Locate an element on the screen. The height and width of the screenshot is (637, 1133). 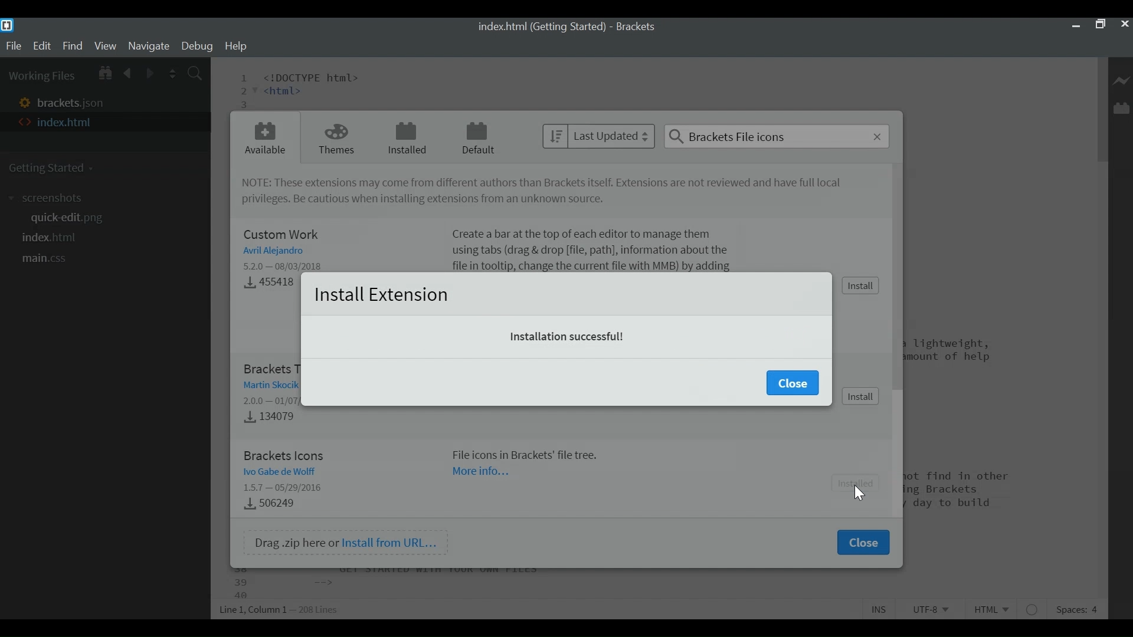
File icons in Backets file tree is located at coordinates (526, 456).